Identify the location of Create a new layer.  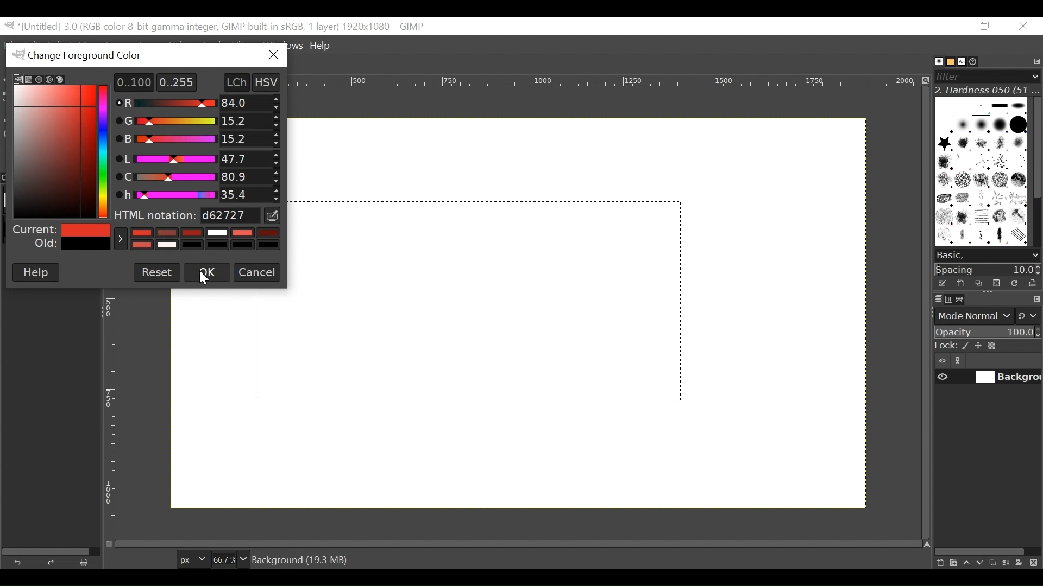
(953, 563).